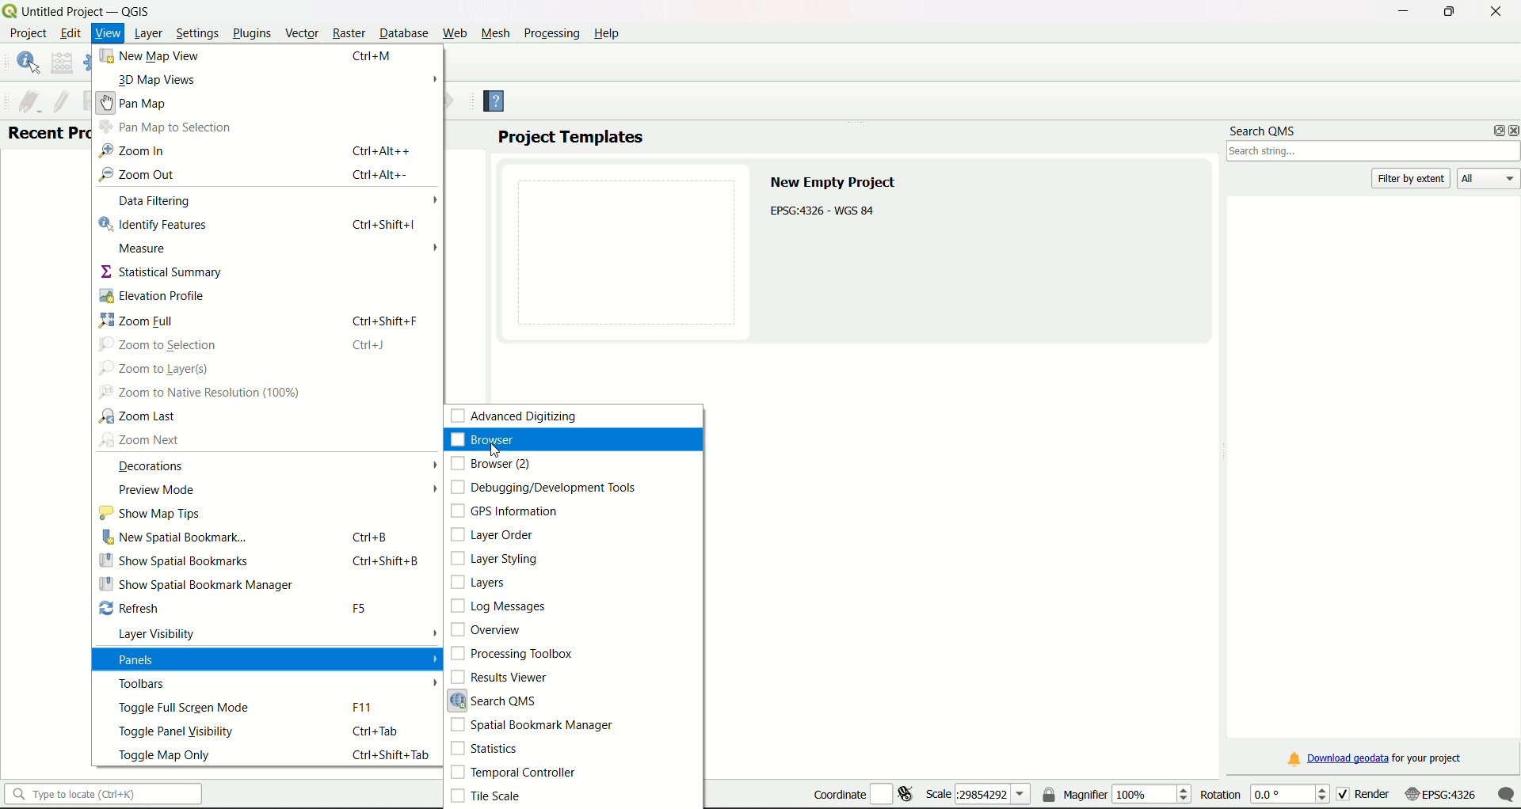  I want to click on identify features, so click(154, 225).